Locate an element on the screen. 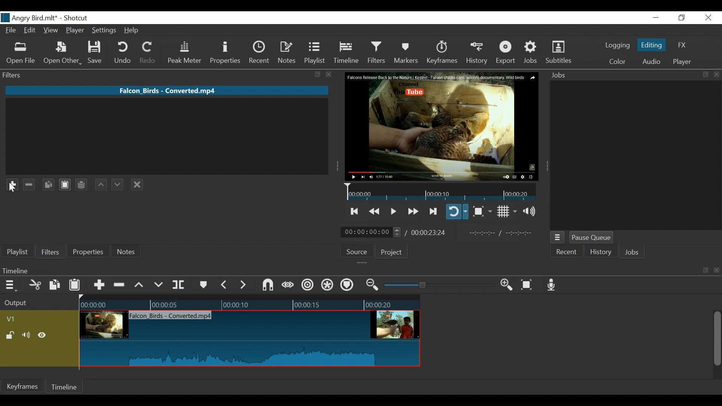 The width and height of the screenshot is (722, 406). Jobs Panel is located at coordinates (635, 156).